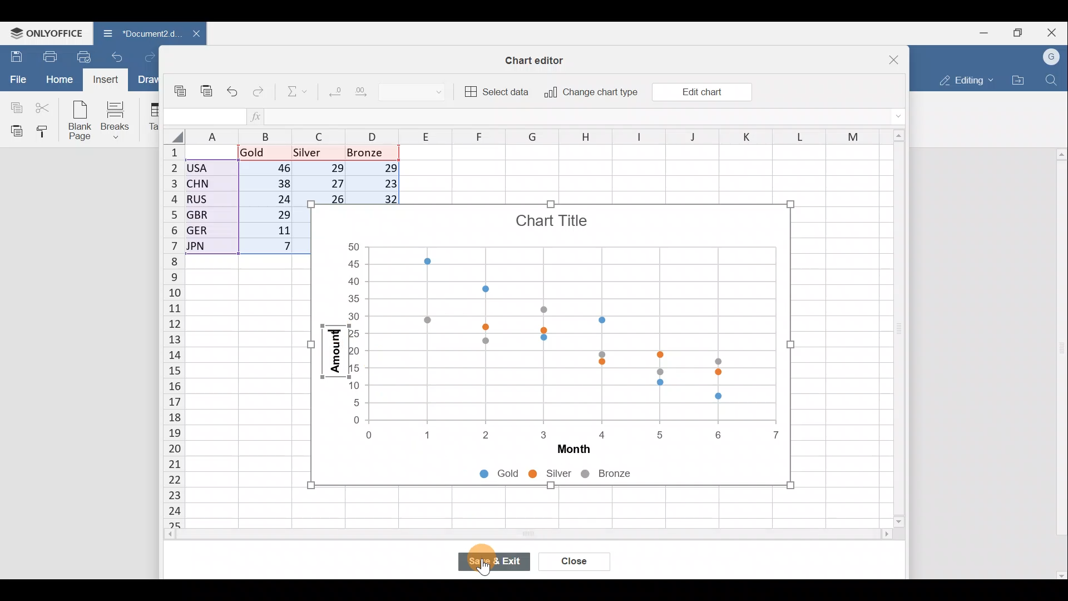 The image size is (1068, 601). What do you see at coordinates (152, 117) in the screenshot?
I see `Table` at bounding box center [152, 117].